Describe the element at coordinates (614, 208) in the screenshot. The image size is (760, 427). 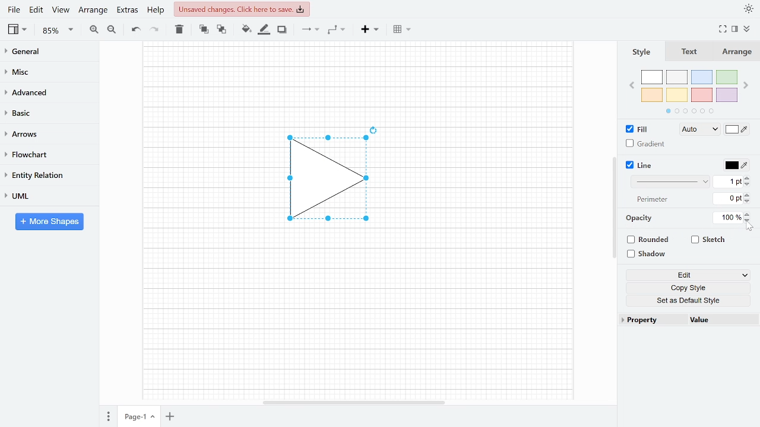
I see `vertical scrollbar` at that location.